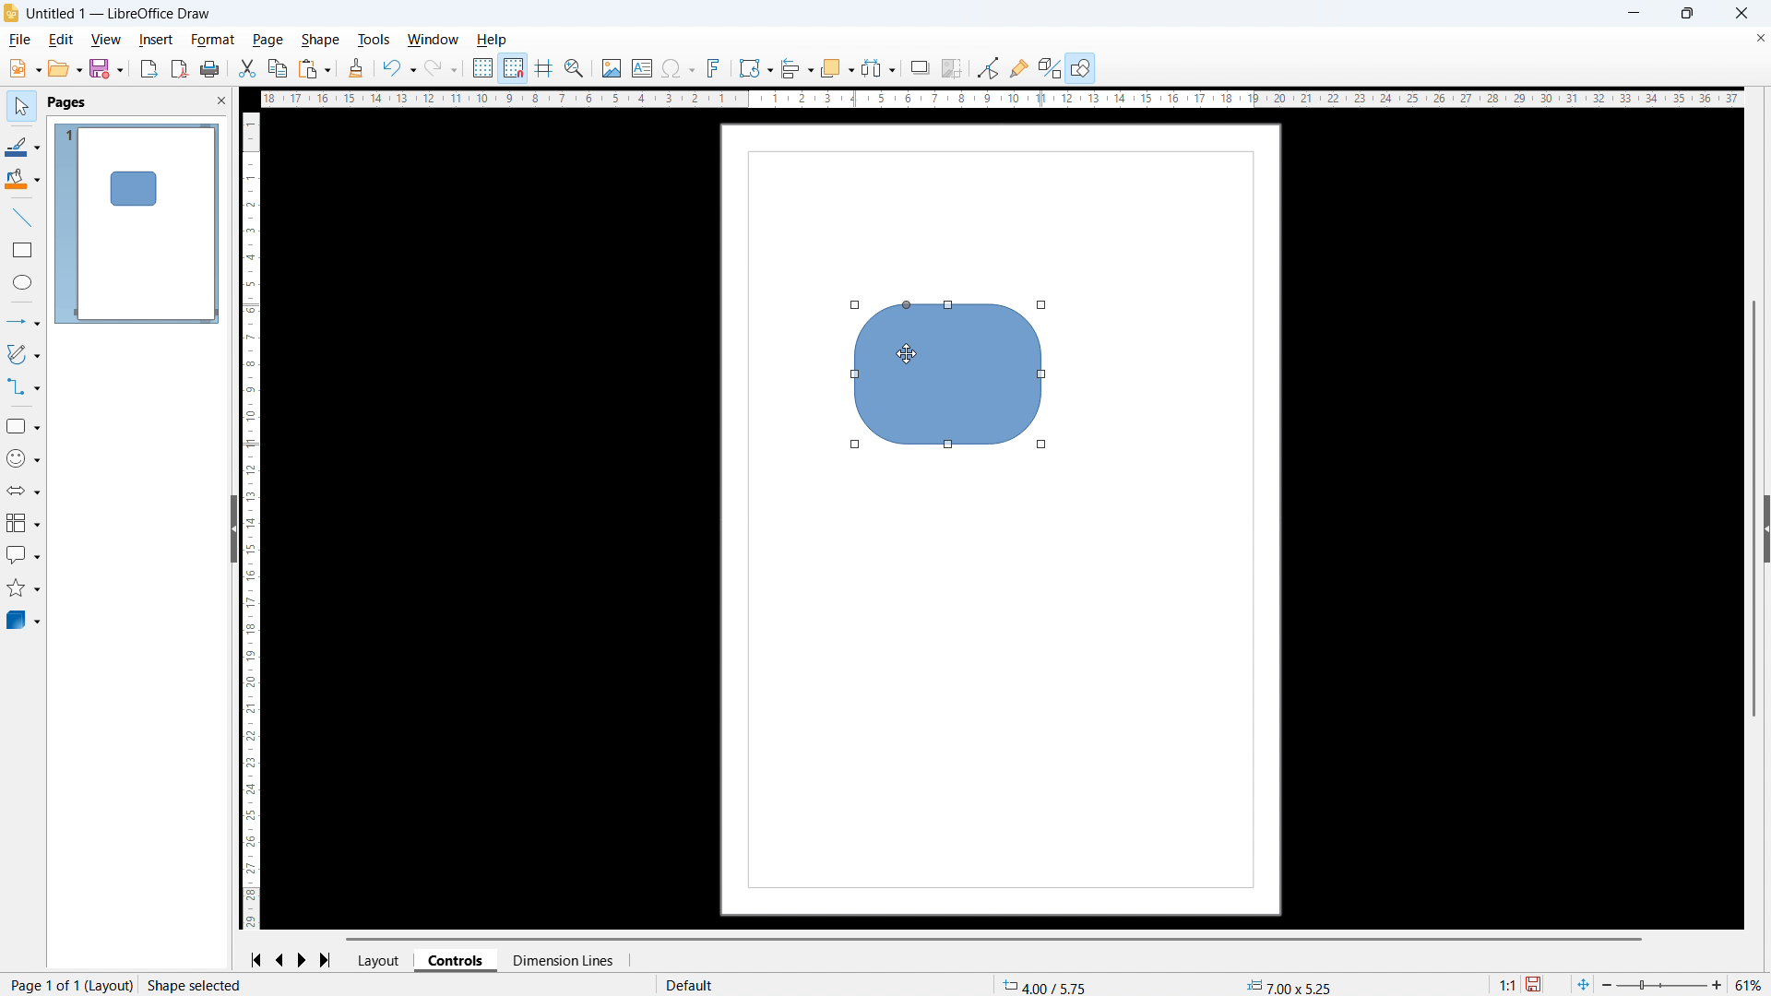 This screenshot has width=1771, height=996. Describe the element at coordinates (374, 39) in the screenshot. I see `Tools ` at that location.